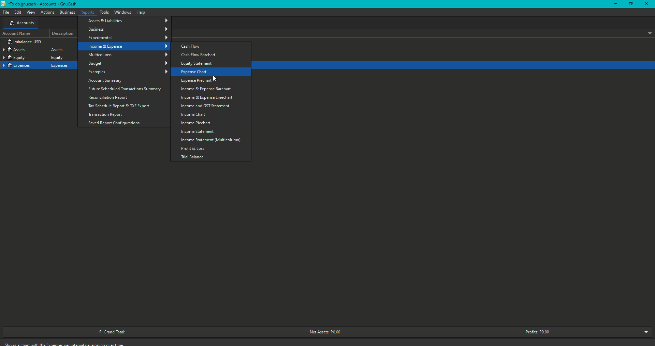 This screenshot has width=655, height=346. What do you see at coordinates (646, 4) in the screenshot?
I see `Close` at bounding box center [646, 4].